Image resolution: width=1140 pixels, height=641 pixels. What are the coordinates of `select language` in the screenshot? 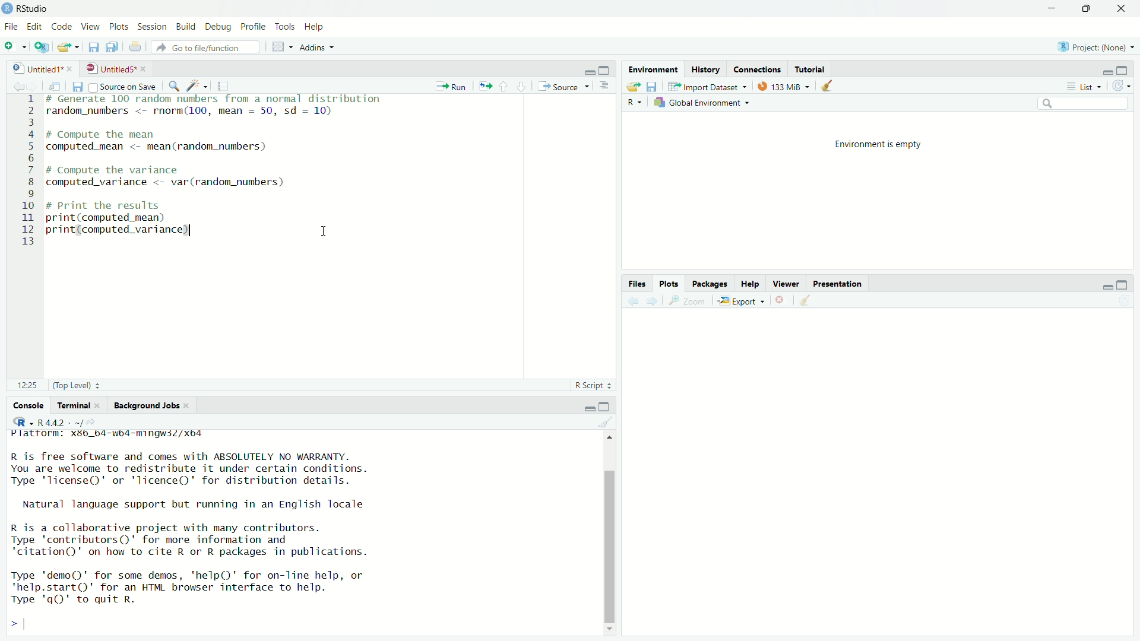 It's located at (633, 103).